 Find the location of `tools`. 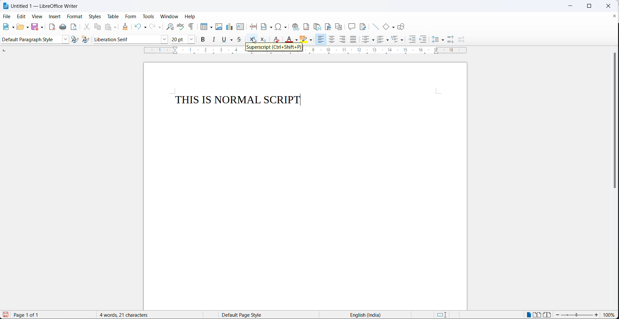

tools is located at coordinates (148, 17).